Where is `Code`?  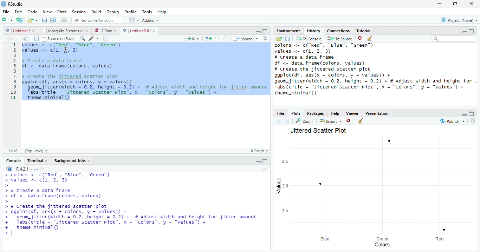 Code is located at coordinates (32, 12).